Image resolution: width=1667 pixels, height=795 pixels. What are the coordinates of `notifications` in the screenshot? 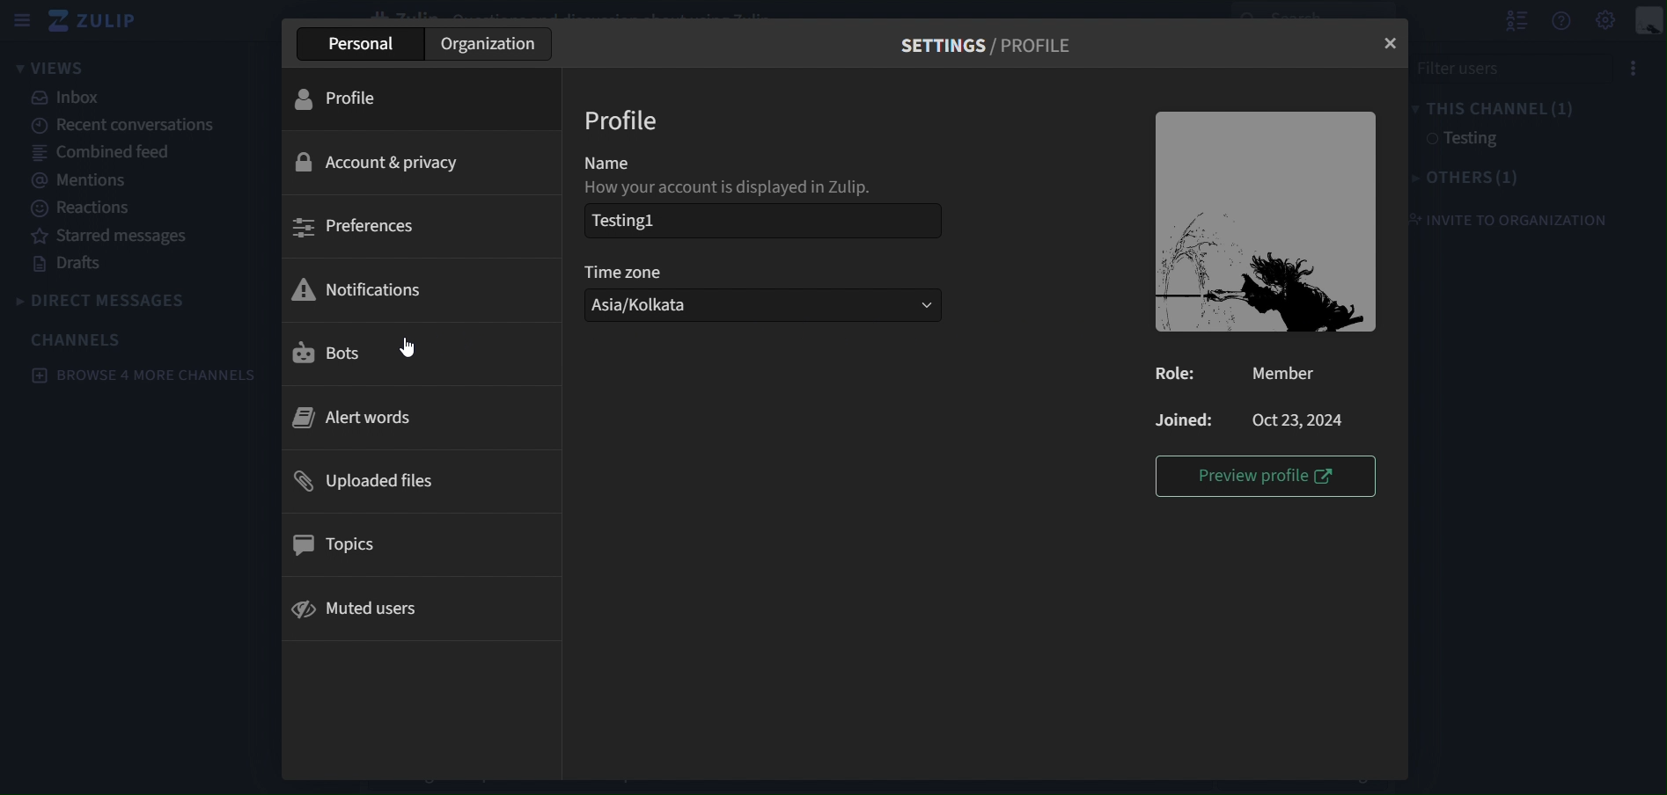 It's located at (379, 287).